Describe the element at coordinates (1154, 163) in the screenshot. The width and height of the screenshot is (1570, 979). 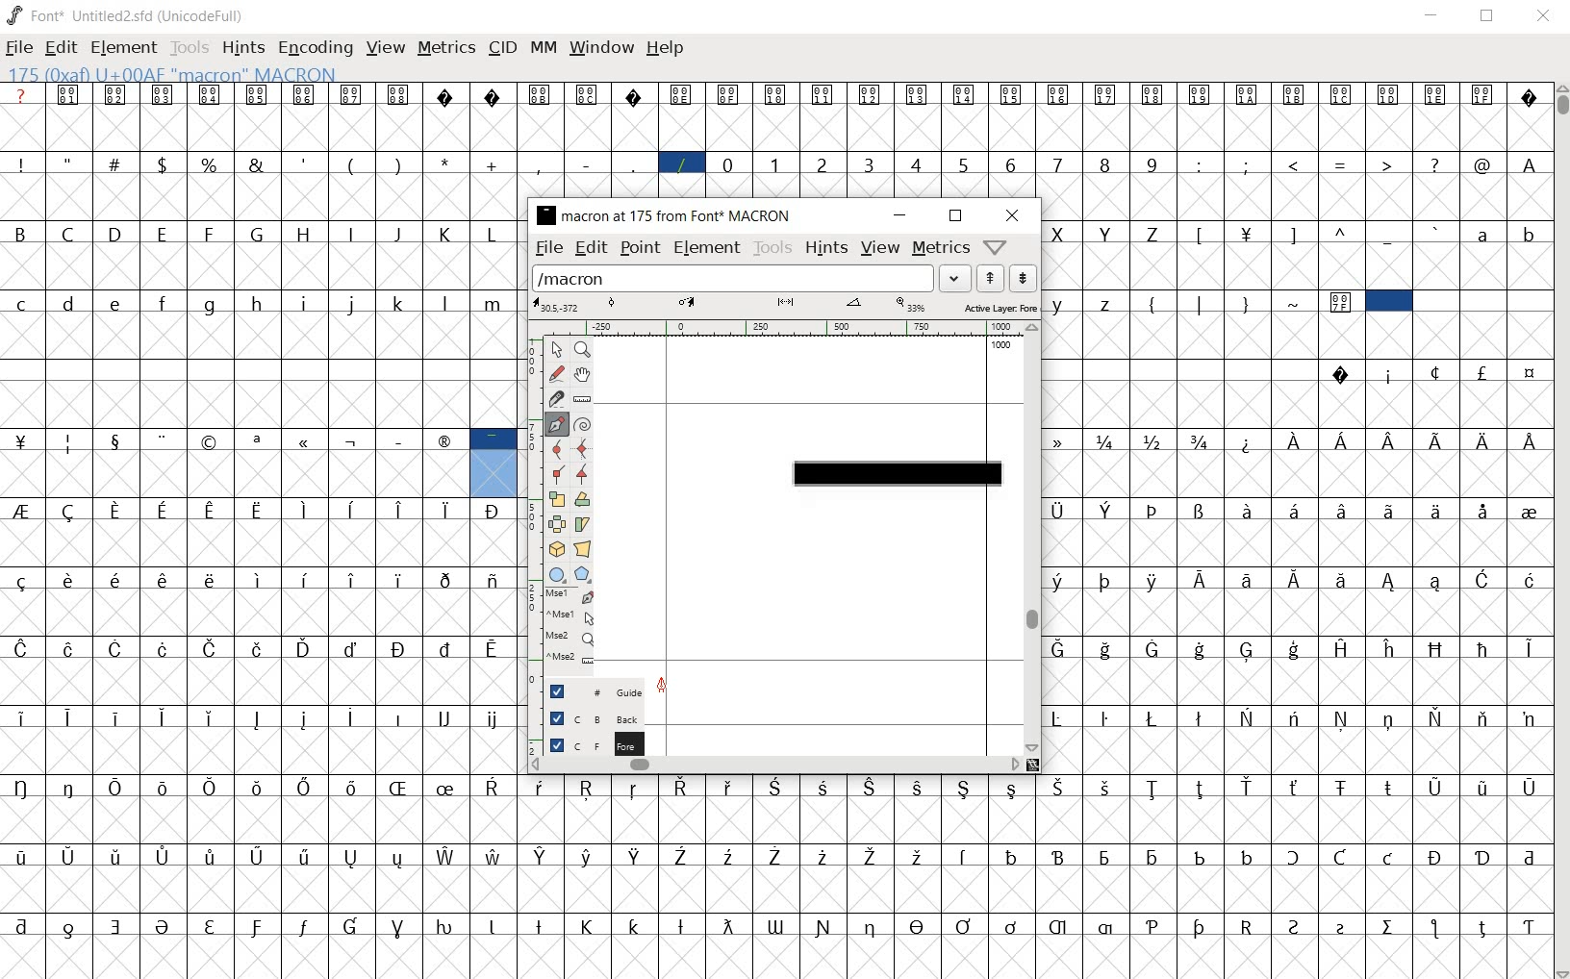
I see `9` at that location.